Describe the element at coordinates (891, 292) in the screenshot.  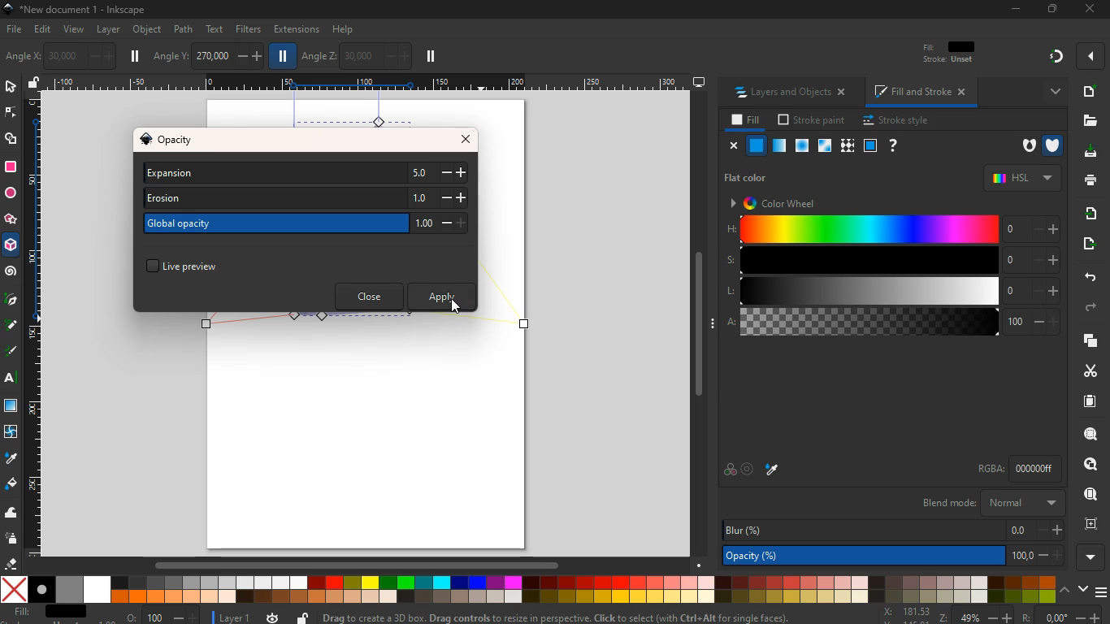
I see `l` at that location.